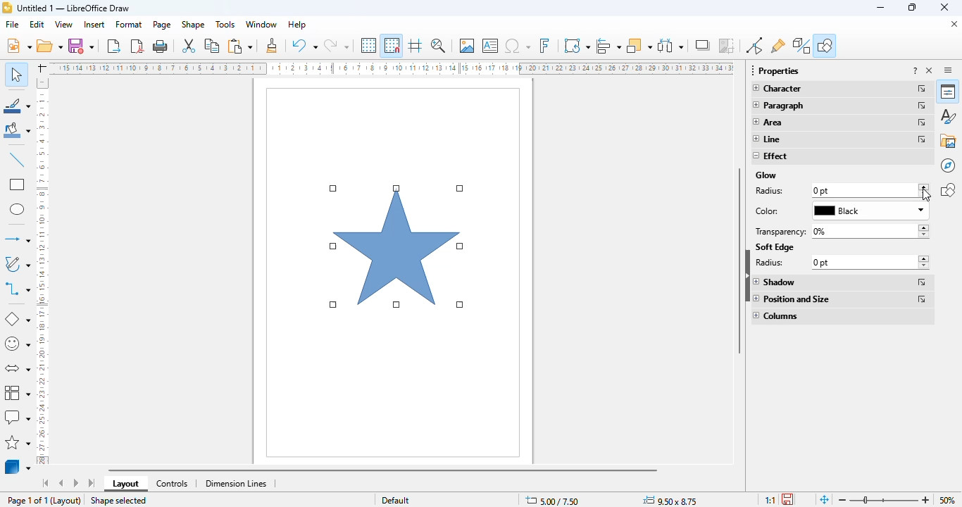  Describe the element at coordinates (416, 46) in the screenshot. I see `helplines while moving` at that location.